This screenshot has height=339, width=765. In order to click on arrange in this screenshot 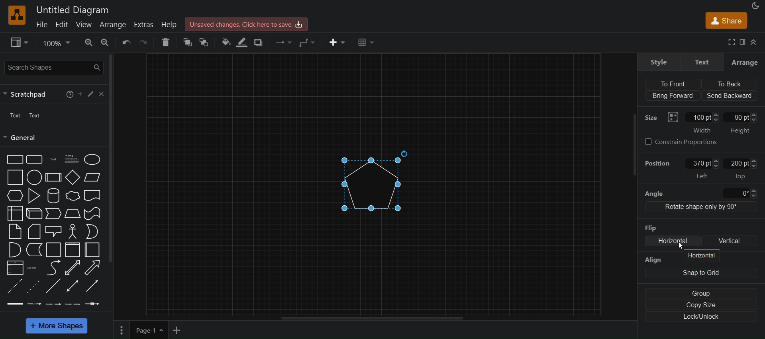, I will do `click(114, 25)`.